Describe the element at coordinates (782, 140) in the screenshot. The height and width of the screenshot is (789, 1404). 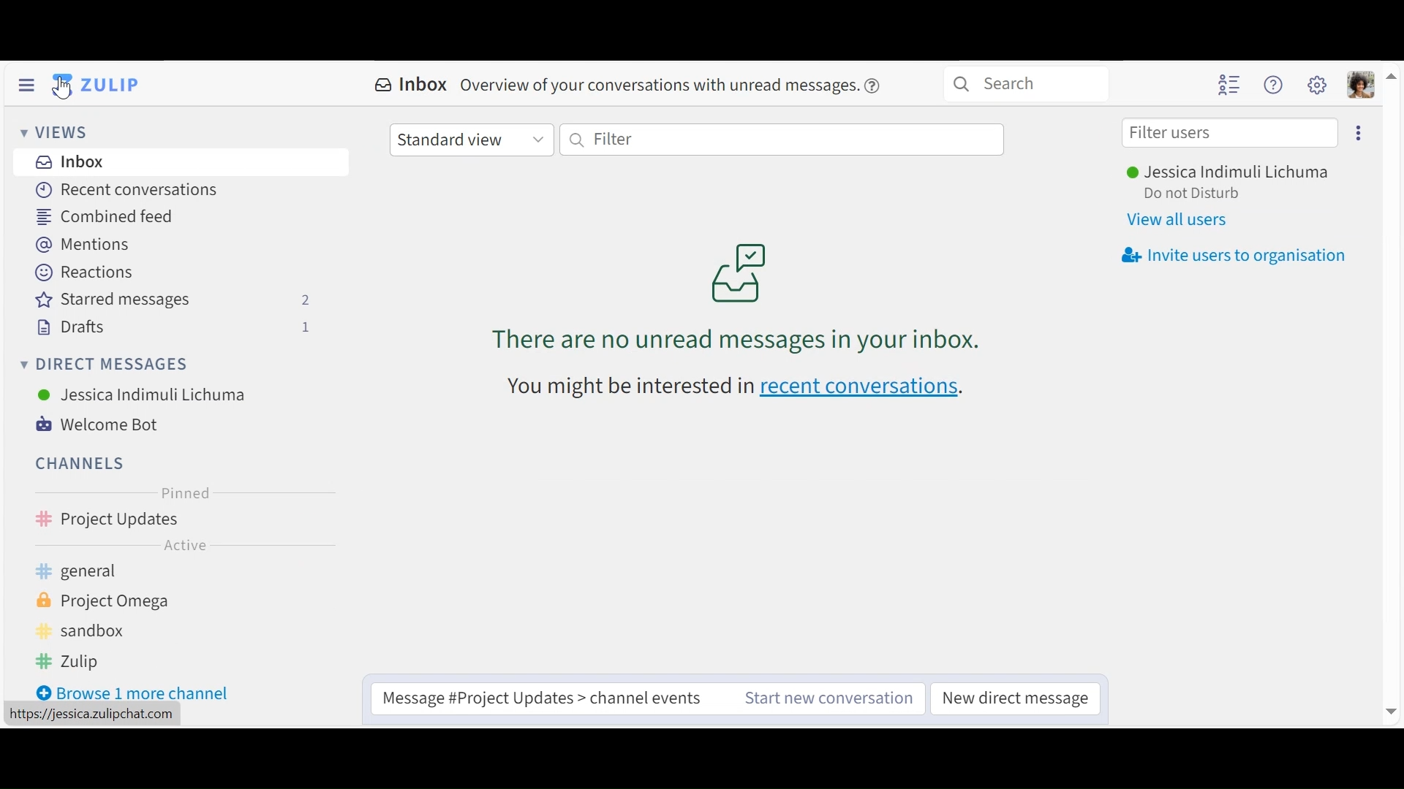
I see `Filter by text` at that location.